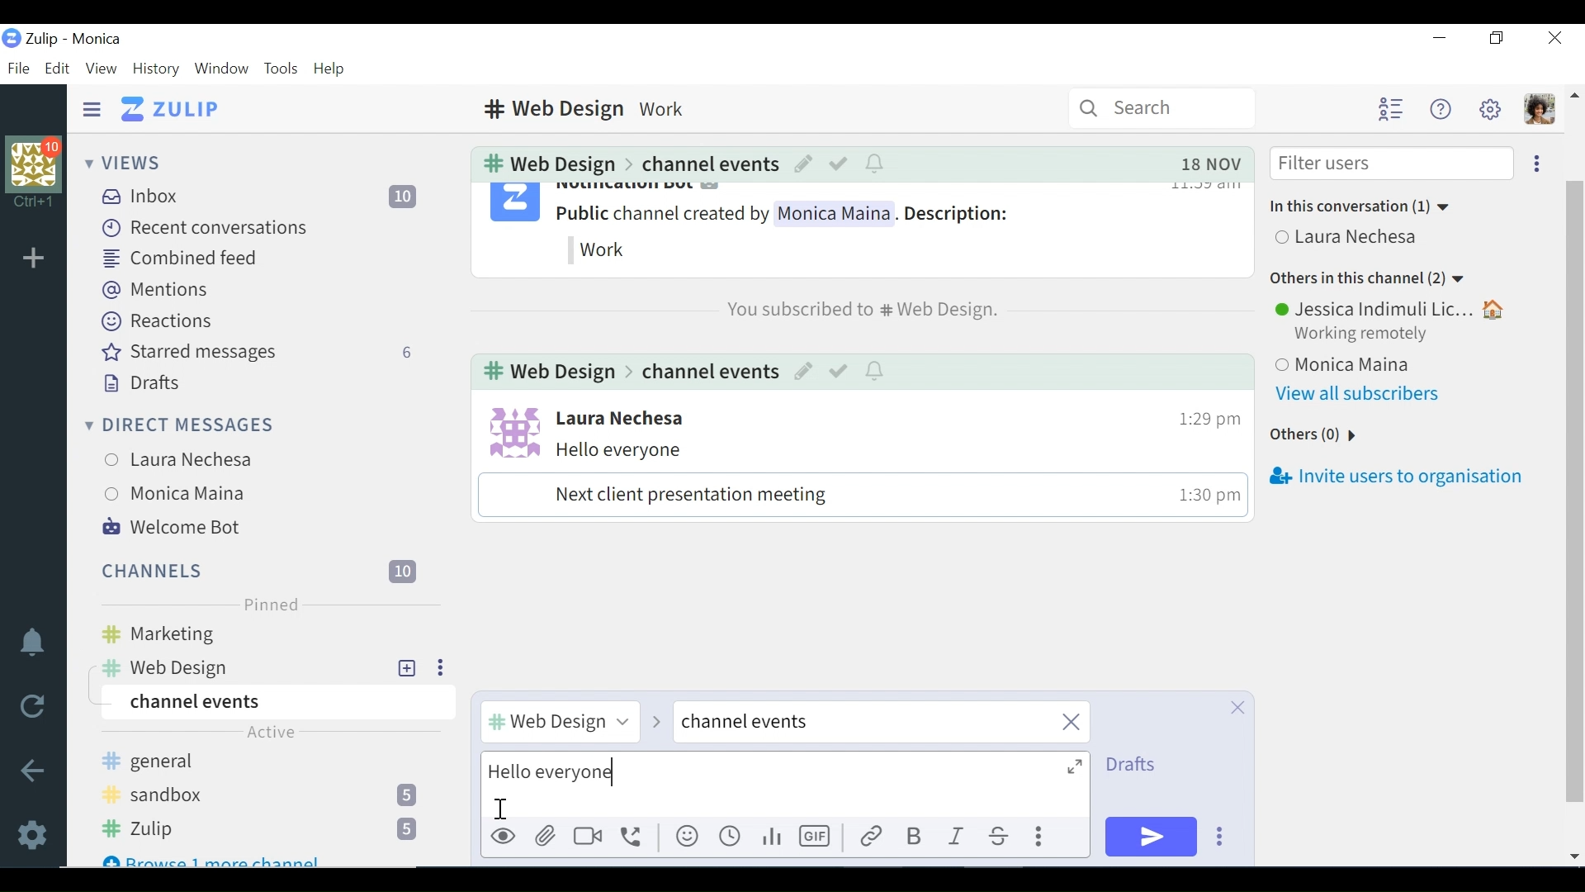 Image resolution: width=1585 pixels, height=892 pixels. Describe the element at coordinates (881, 724) in the screenshot. I see `close channel events` at that location.